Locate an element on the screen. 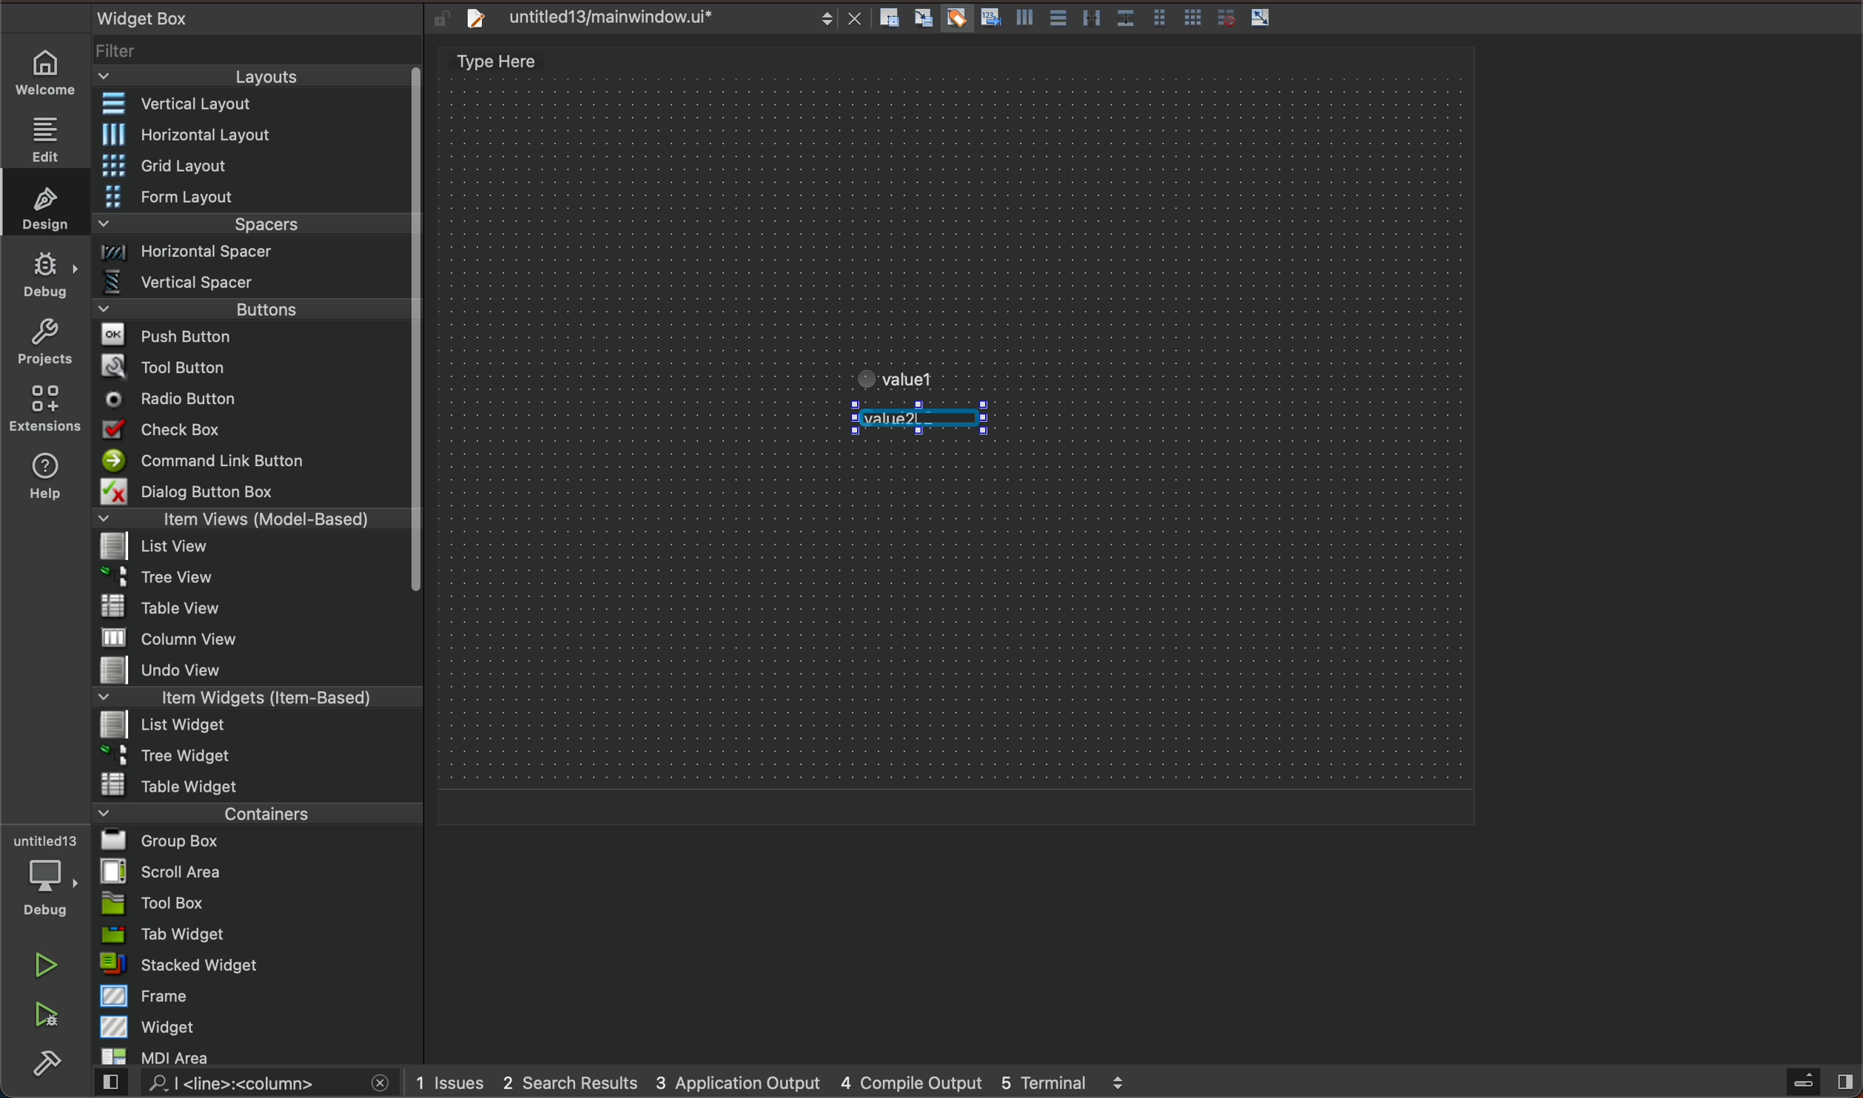 The image size is (1863, 1098). tree widget is located at coordinates (259, 757).